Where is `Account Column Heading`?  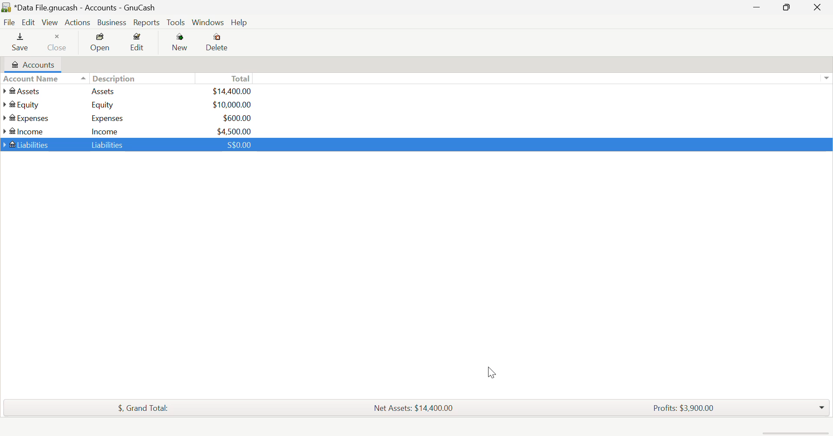
Account Column Heading is located at coordinates (33, 79).